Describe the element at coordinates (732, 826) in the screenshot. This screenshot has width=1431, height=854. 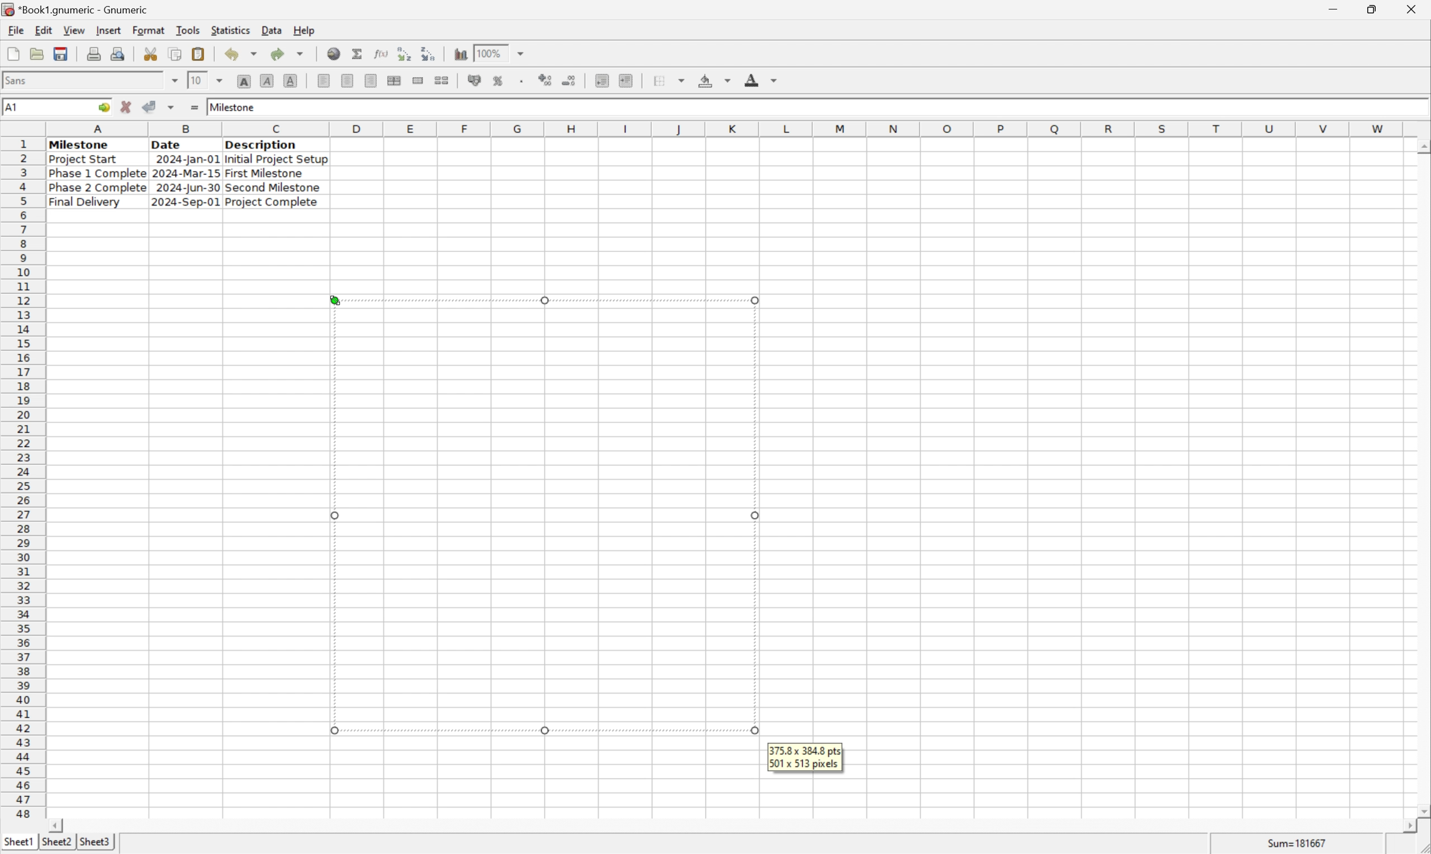
I see `scroll bar` at that location.